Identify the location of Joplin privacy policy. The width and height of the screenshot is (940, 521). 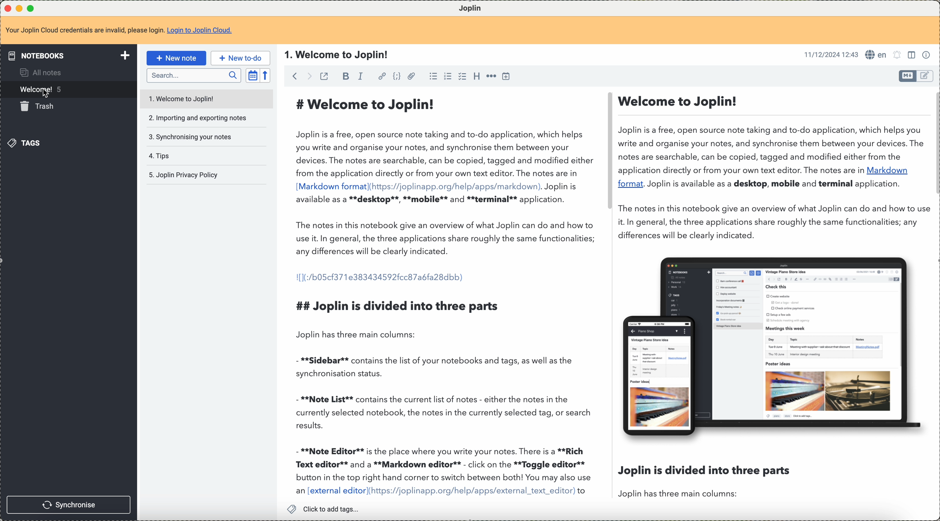
(183, 175).